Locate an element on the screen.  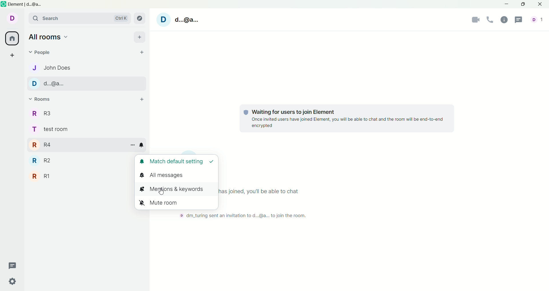
R2 room is located at coordinates (81, 160).